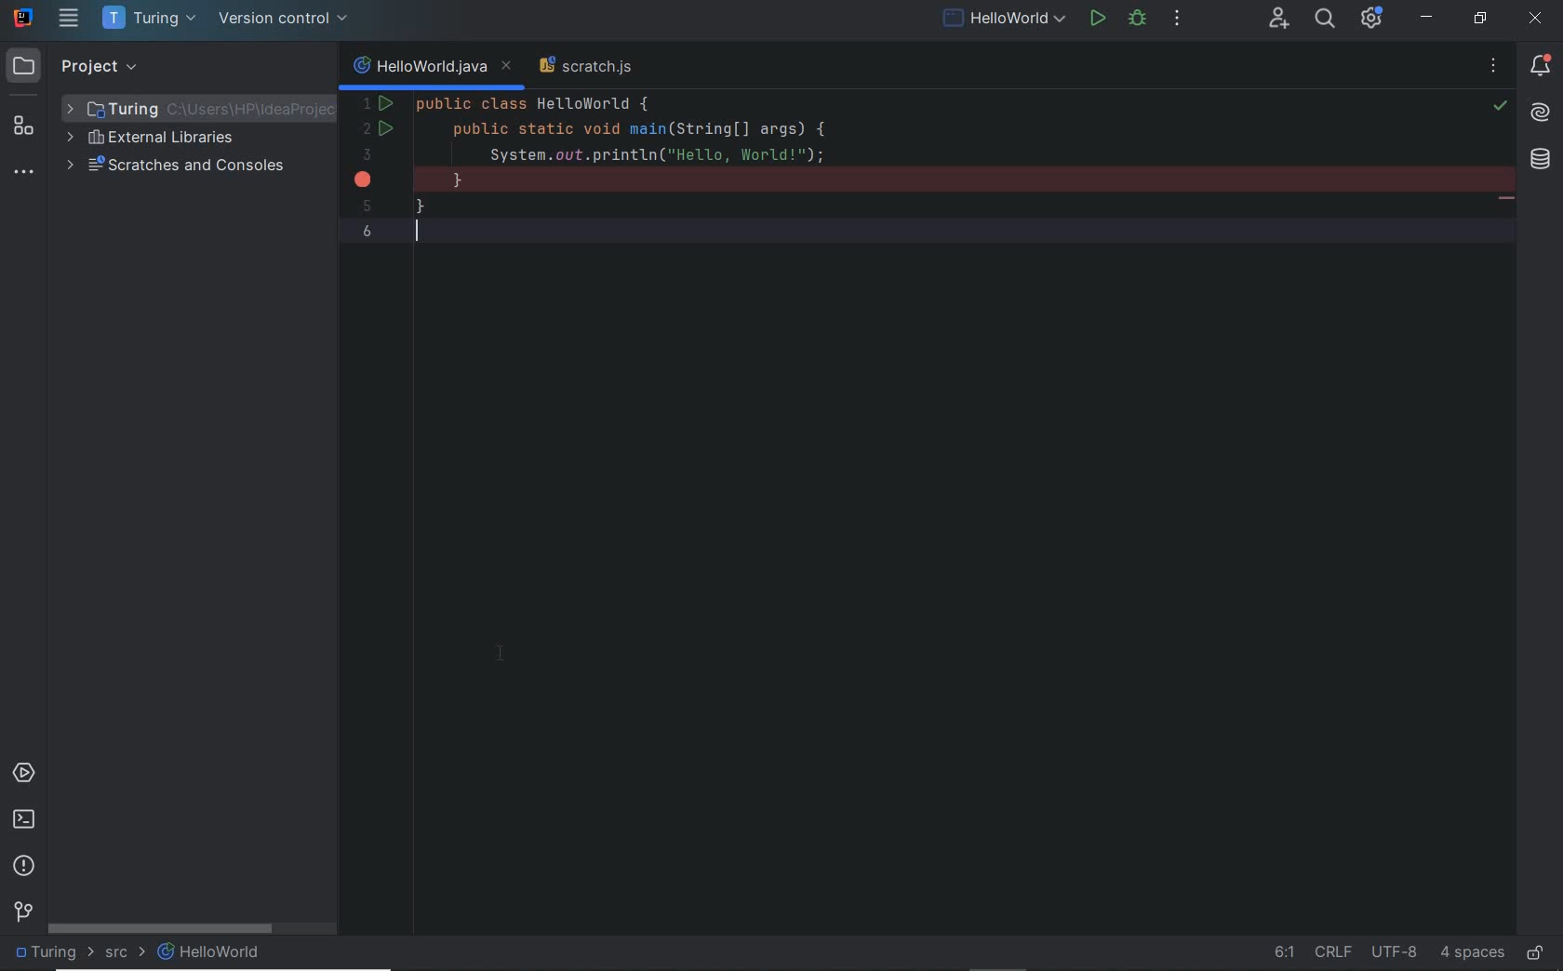 The width and height of the screenshot is (1563, 971). What do you see at coordinates (148, 20) in the screenshot?
I see `project name` at bounding box center [148, 20].